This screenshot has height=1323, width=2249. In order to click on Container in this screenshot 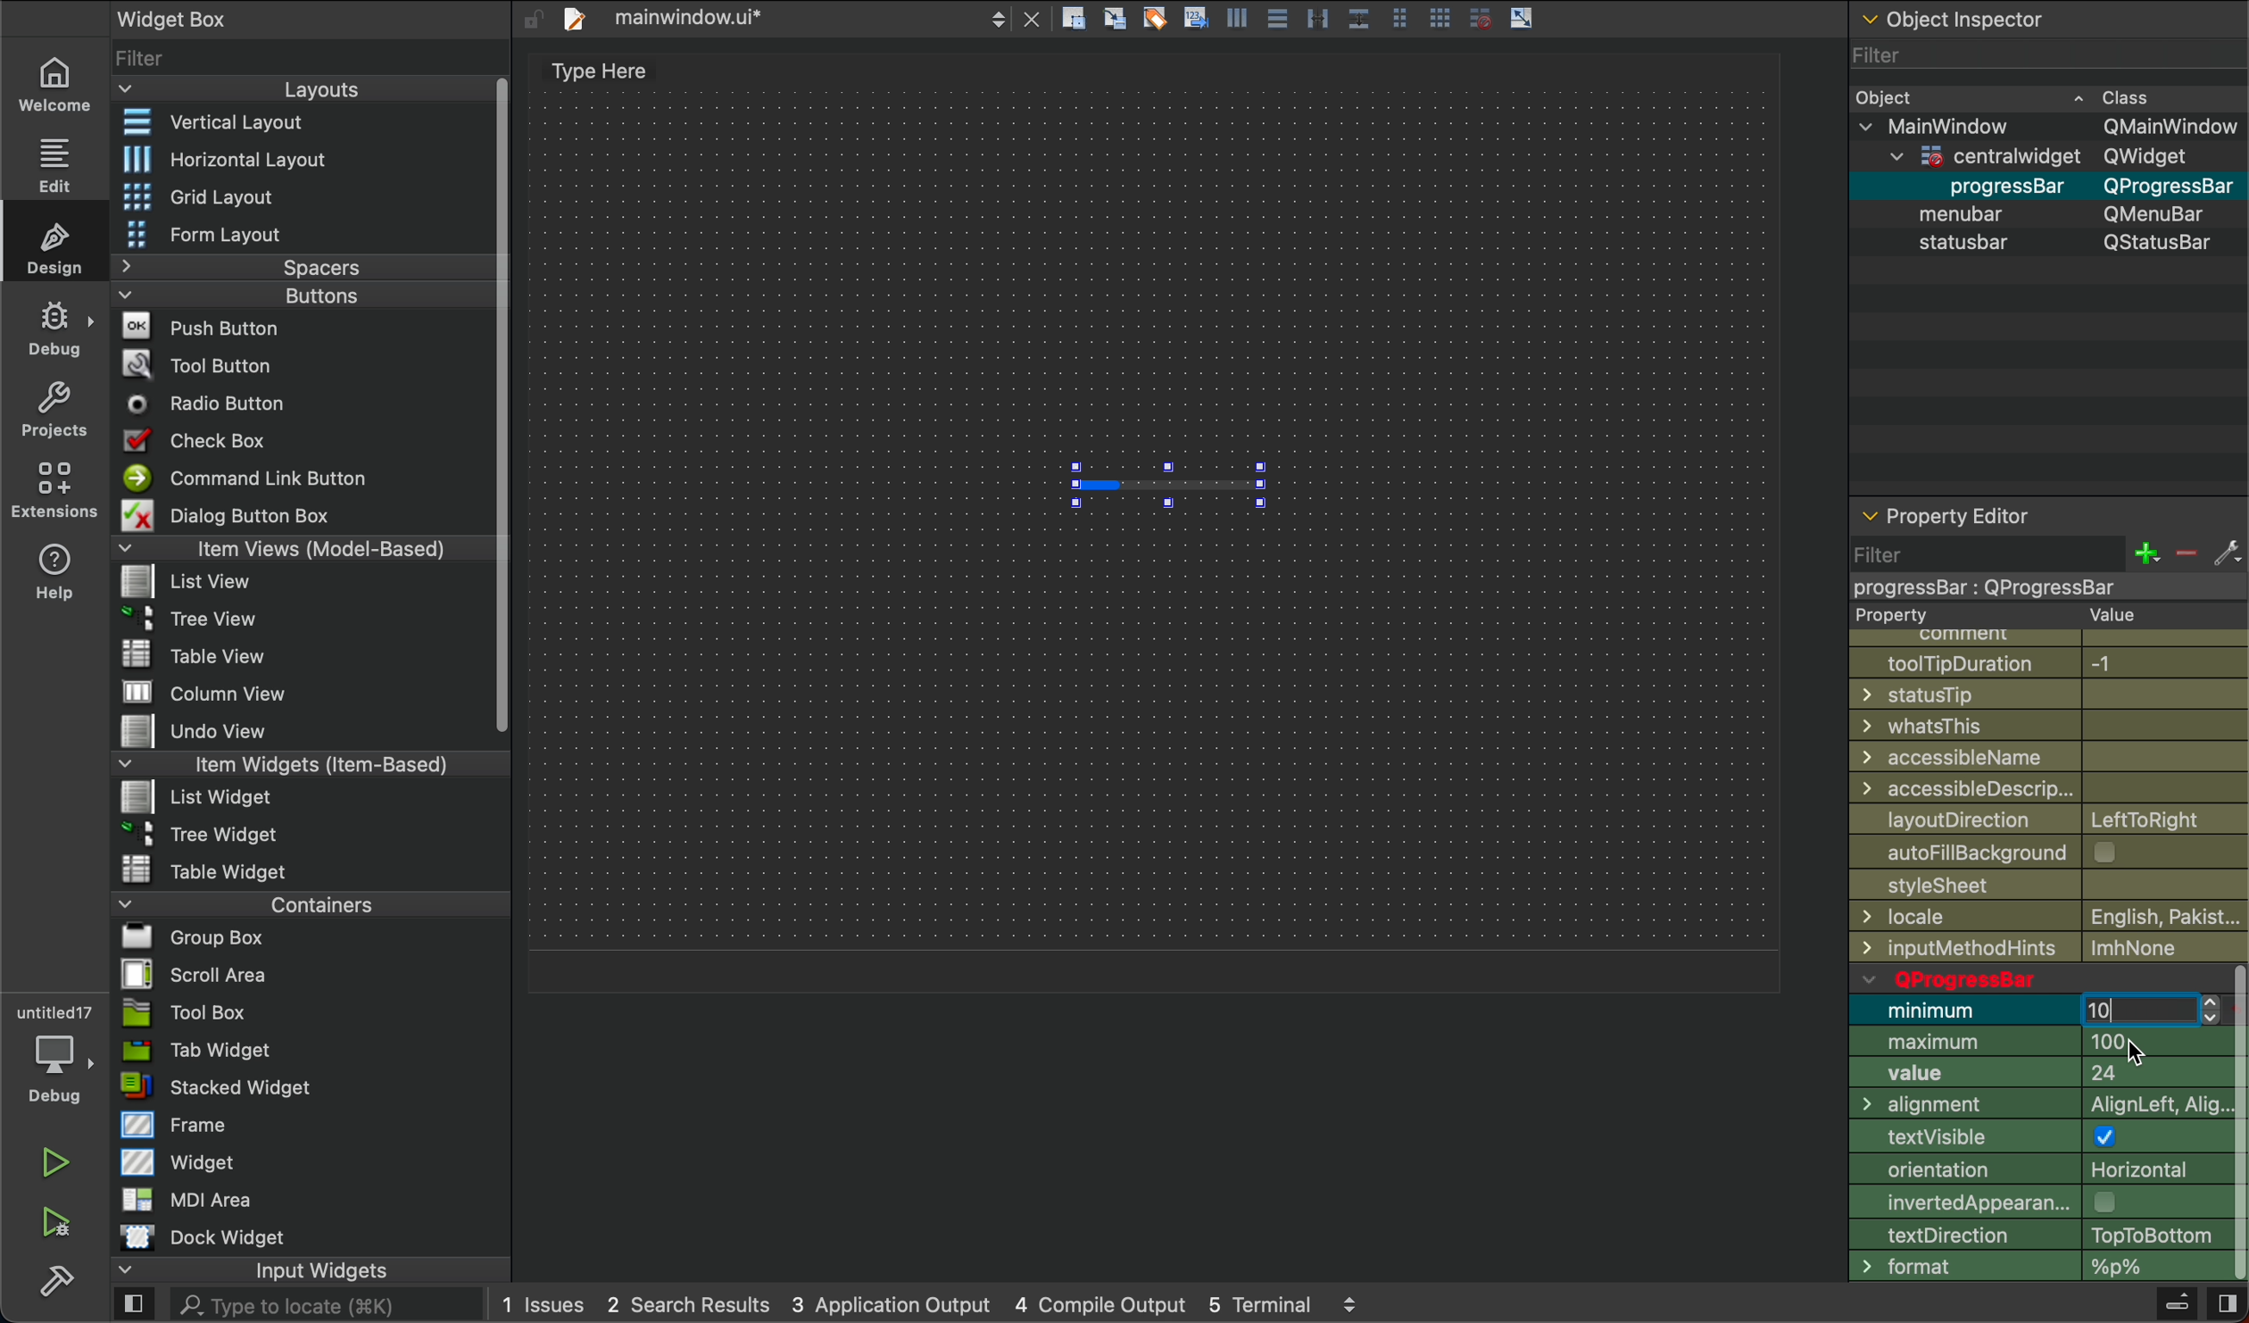, I will do `click(265, 903)`.